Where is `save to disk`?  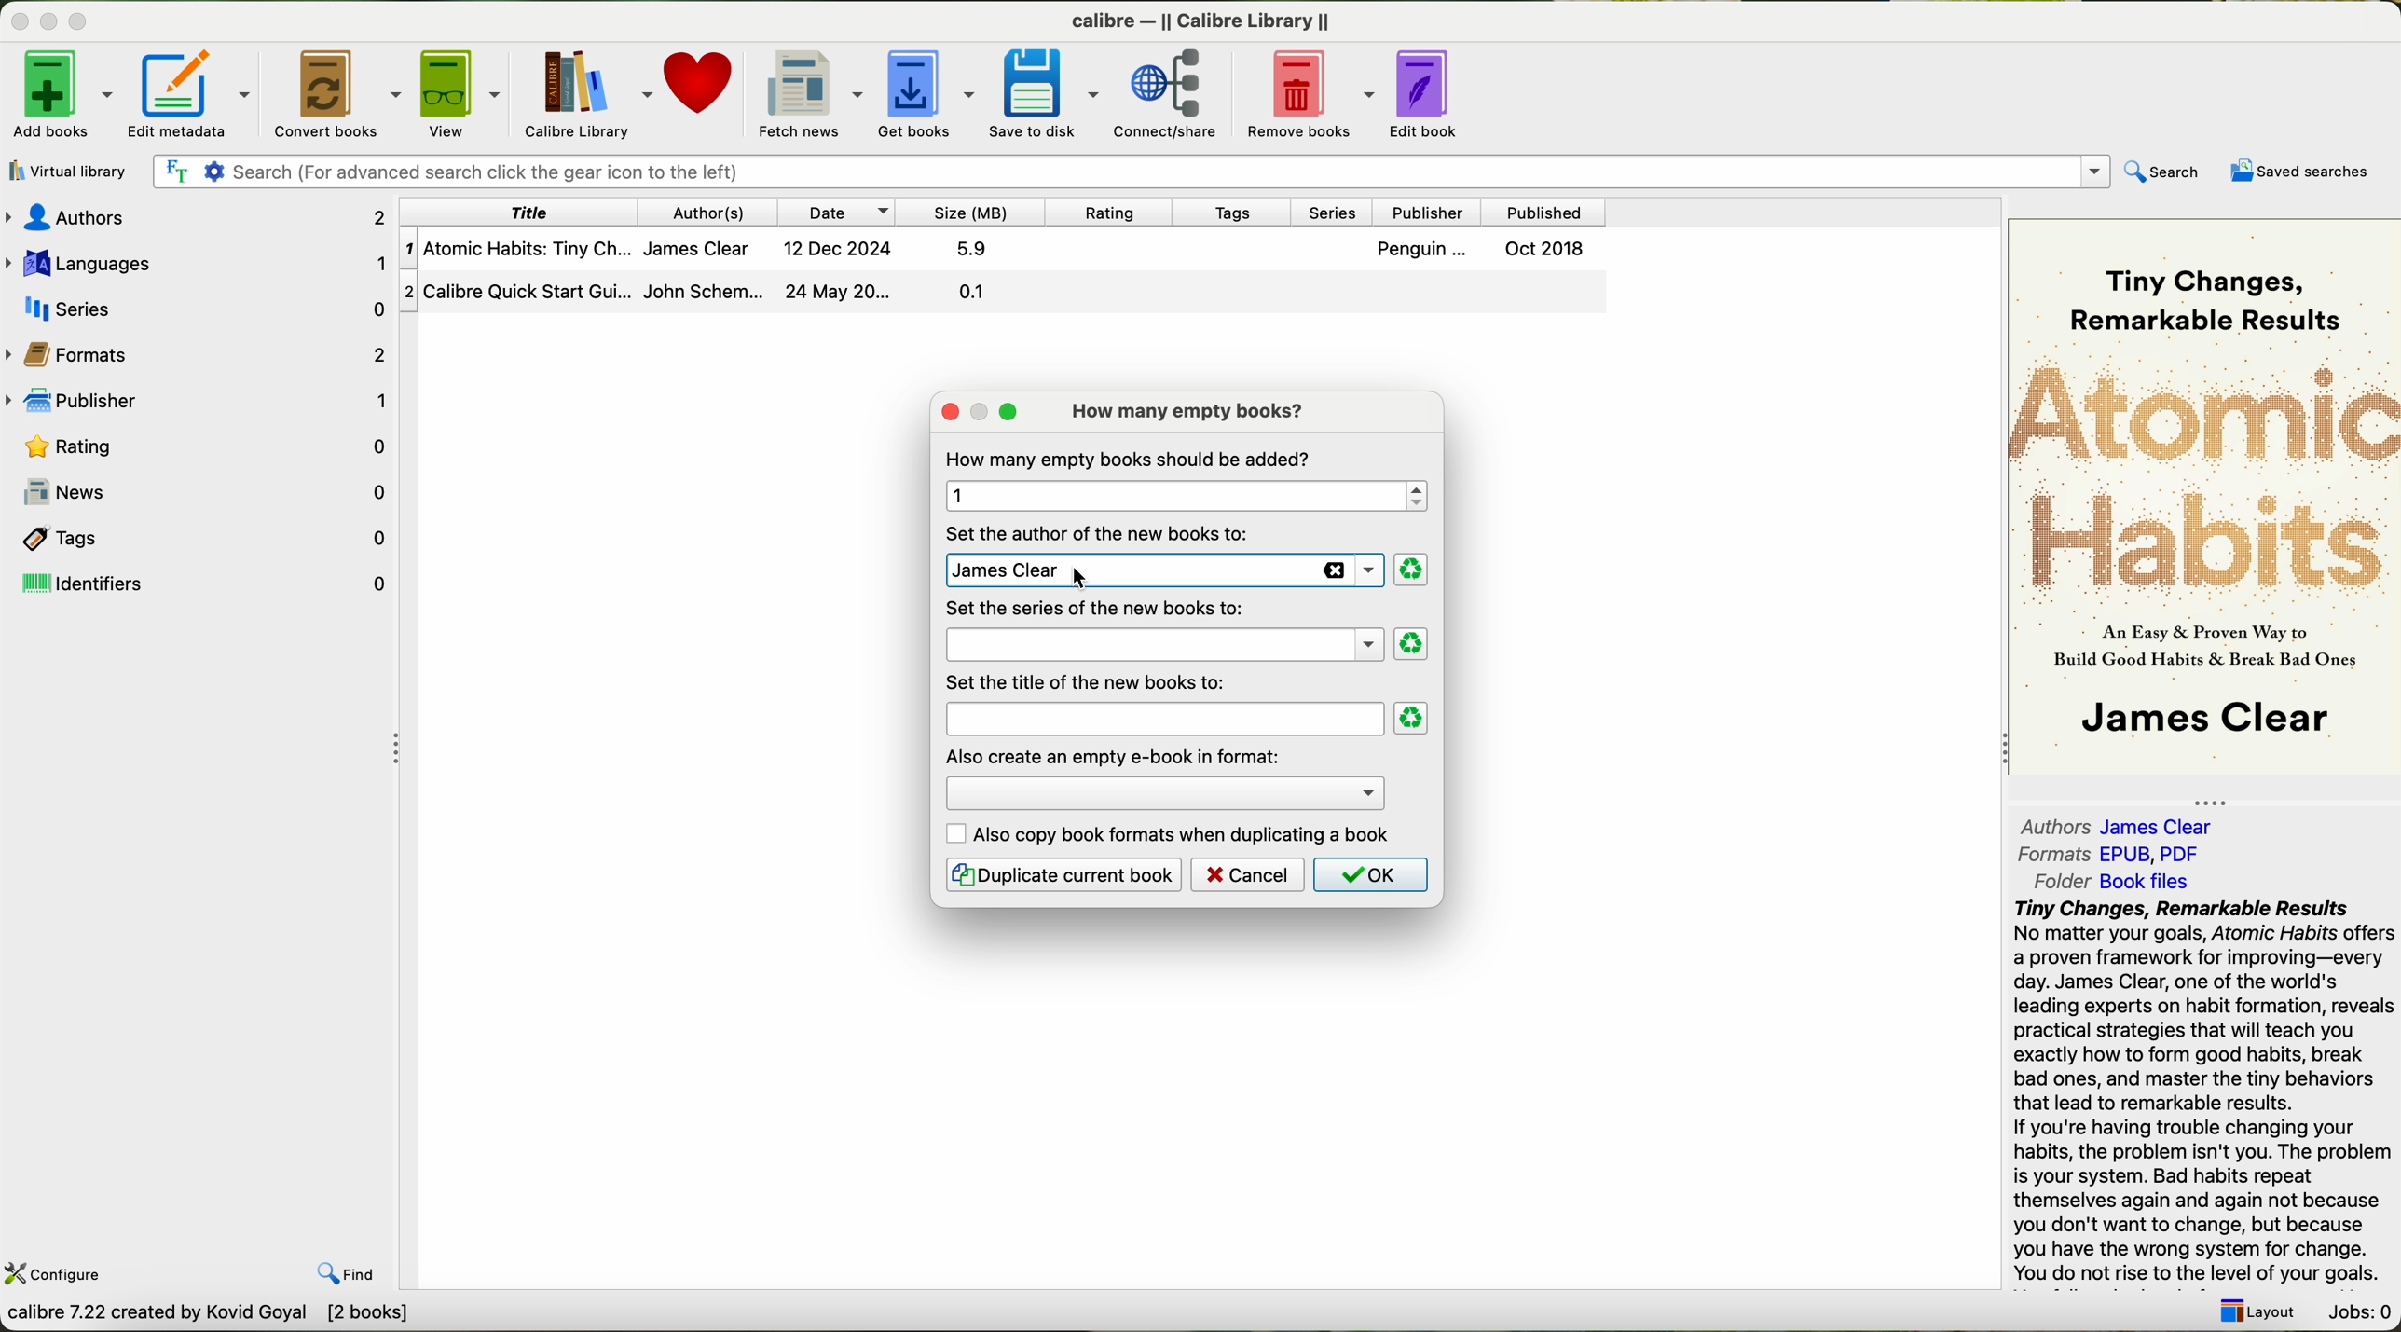 save to disk is located at coordinates (1044, 94).